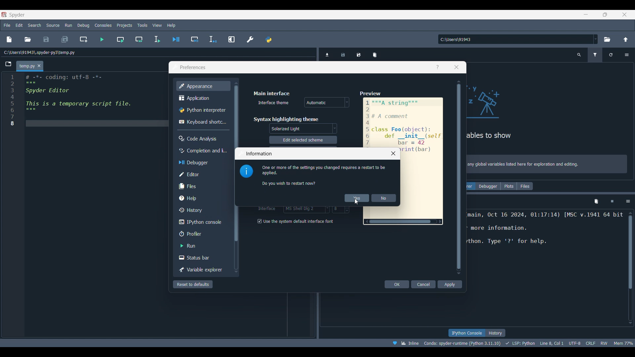 Image resolution: width=635 pixels, height=357 pixels. What do you see at coordinates (488, 186) in the screenshot?
I see `Debugger` at bounding box center [488, 186].